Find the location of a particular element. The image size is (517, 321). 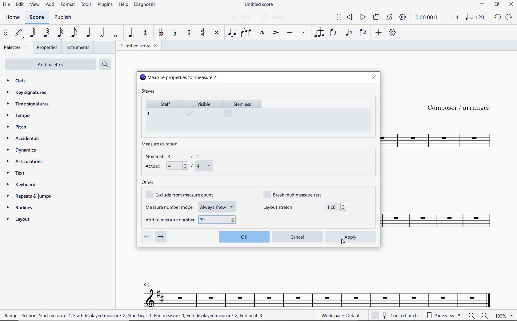

ADD is located at coordinates (378, 33).